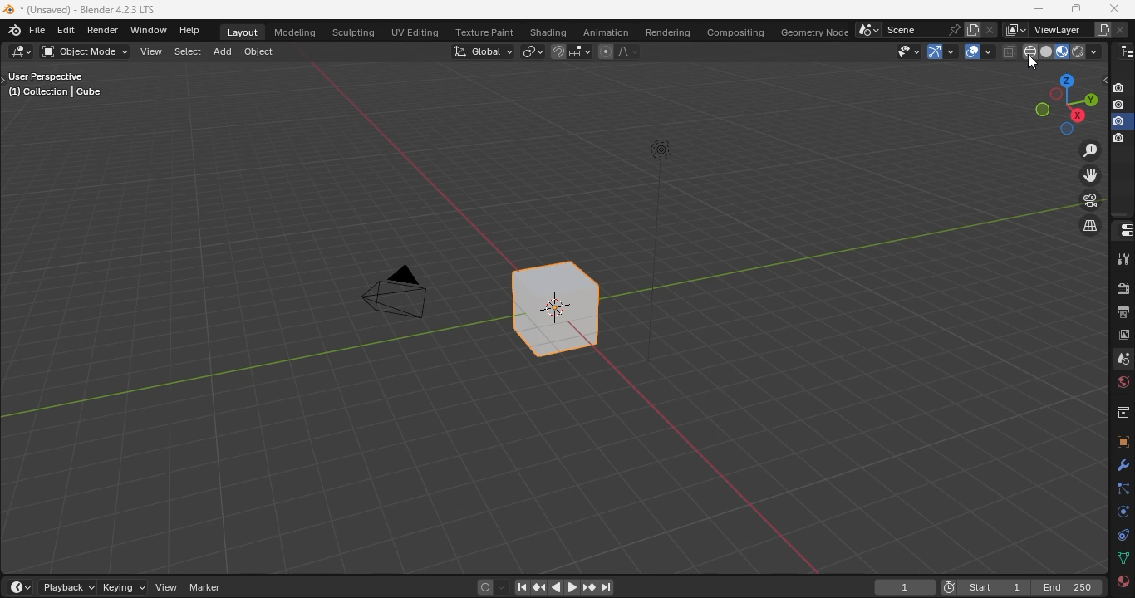 The width and height of the screenshot is (1135, 598). Describe the element at coordinates (1056, 29) in the screenshot. I see `view layer ` at that location.